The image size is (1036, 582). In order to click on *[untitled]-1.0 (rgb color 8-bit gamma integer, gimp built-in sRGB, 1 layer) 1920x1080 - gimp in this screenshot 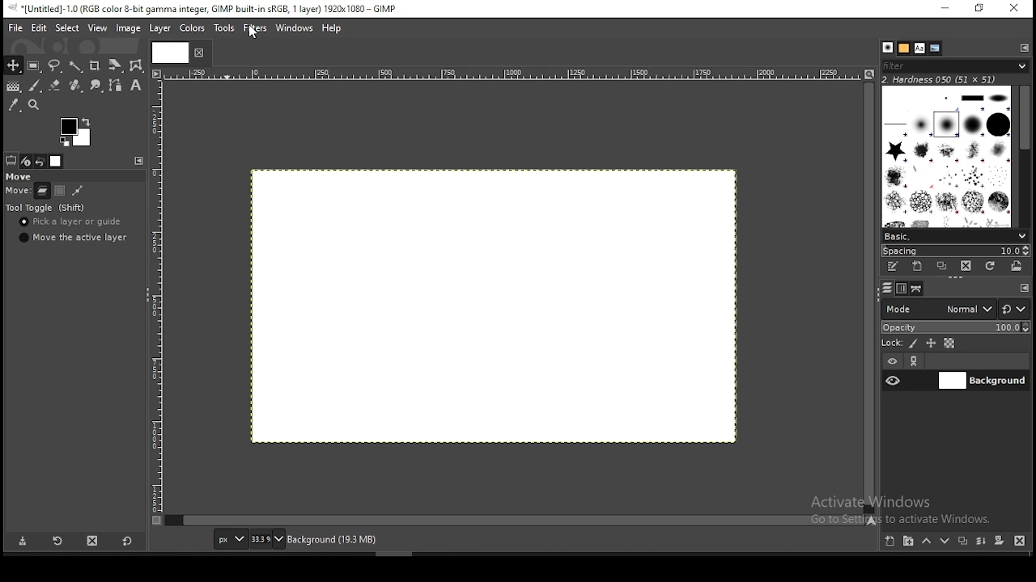, I will do `click(206, 9)`.